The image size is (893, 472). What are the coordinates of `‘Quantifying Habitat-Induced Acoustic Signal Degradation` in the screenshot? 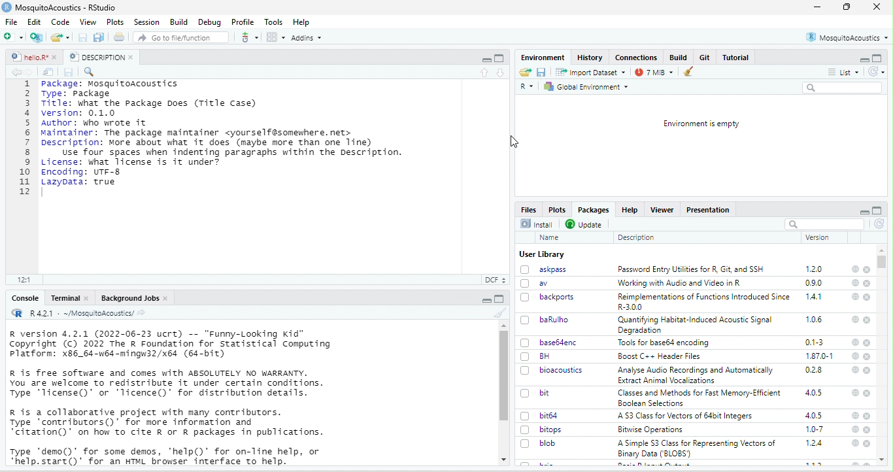 It's located at (697, 325).